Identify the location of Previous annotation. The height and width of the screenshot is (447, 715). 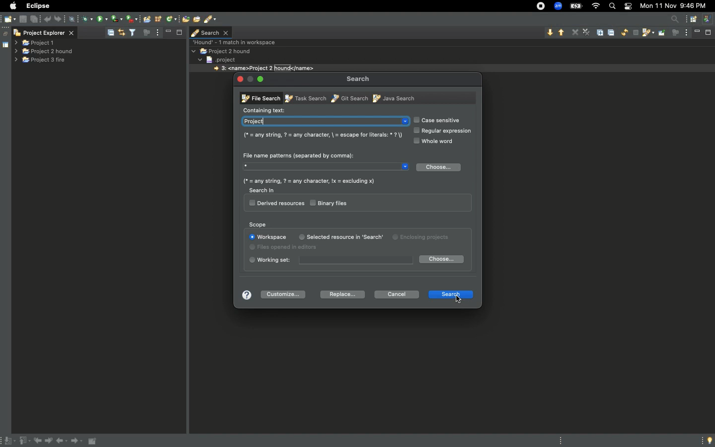
(24, 441).